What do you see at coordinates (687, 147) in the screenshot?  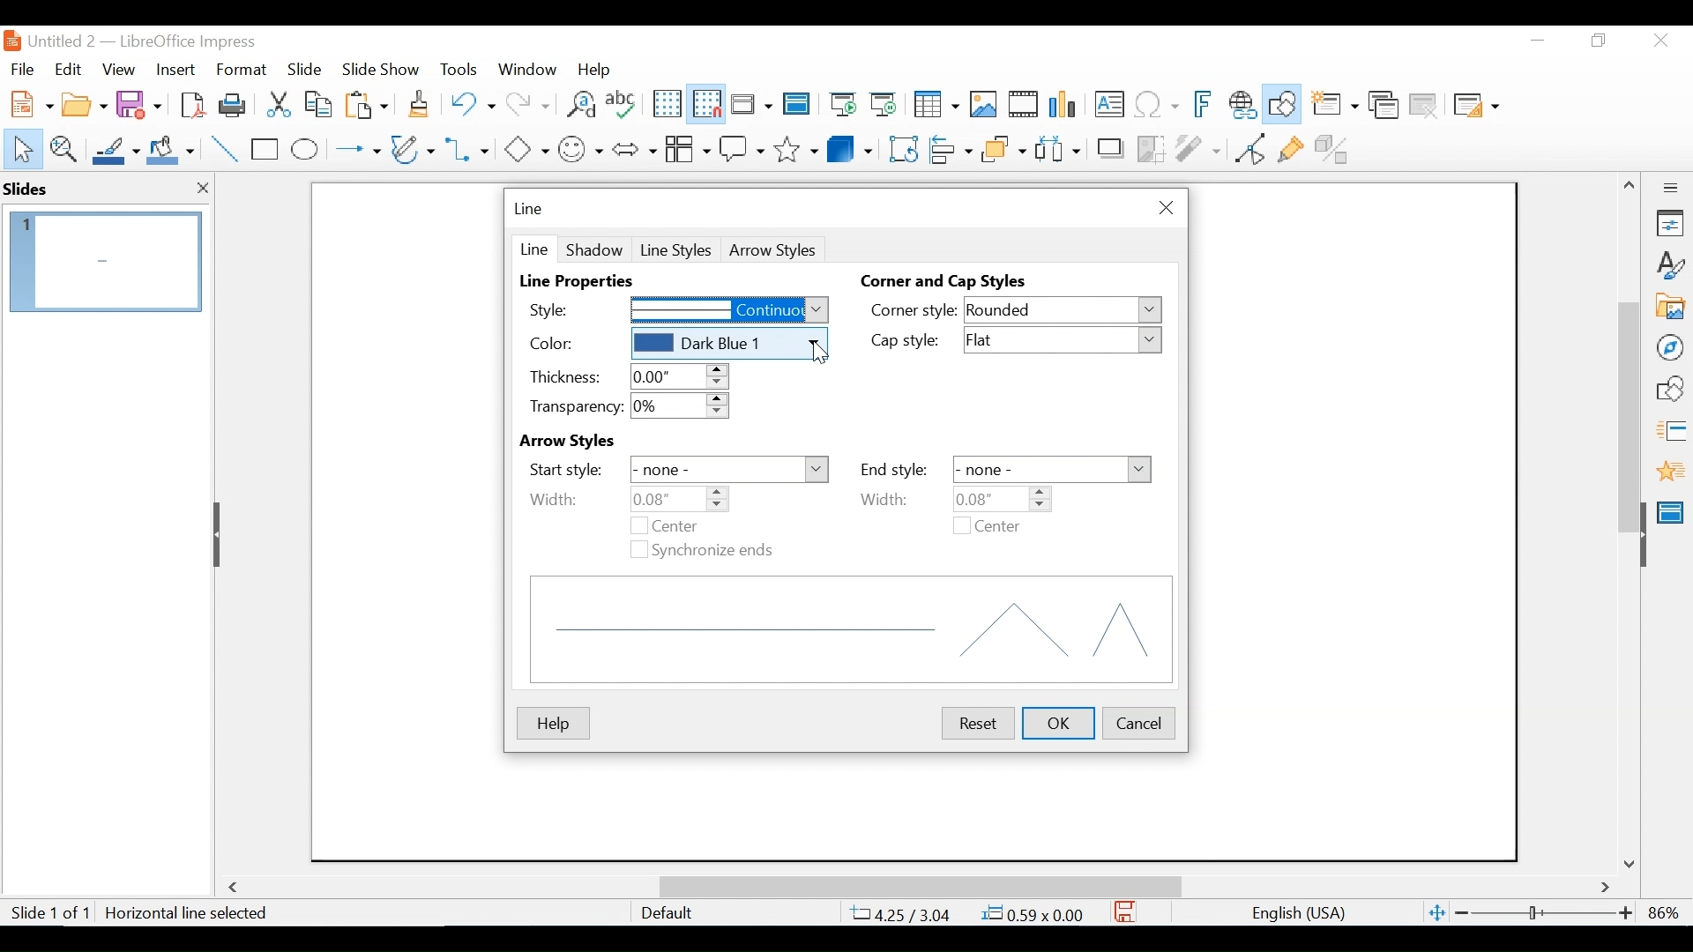 I see `` at bounding box center [687, 147].